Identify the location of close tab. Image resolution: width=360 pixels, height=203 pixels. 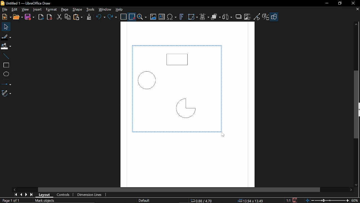
(358, 11).